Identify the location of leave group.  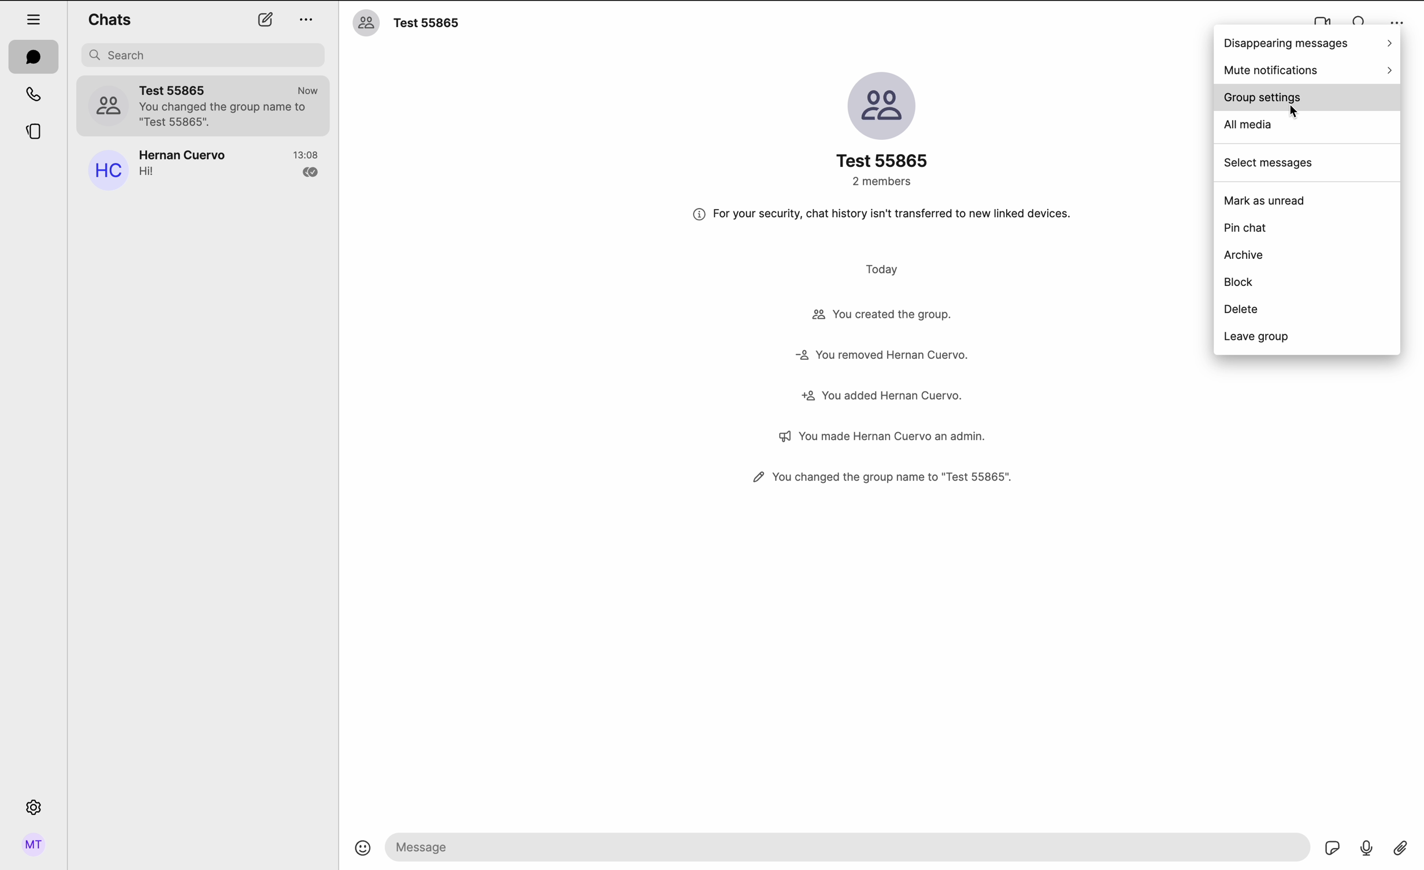
(1254, 336).